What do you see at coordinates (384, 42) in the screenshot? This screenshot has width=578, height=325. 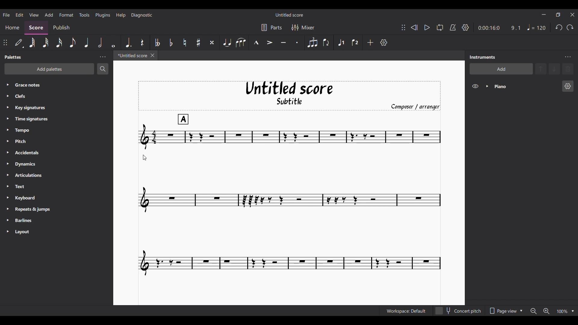 I see `Customize toolbar` at bounding box center [384, 42].